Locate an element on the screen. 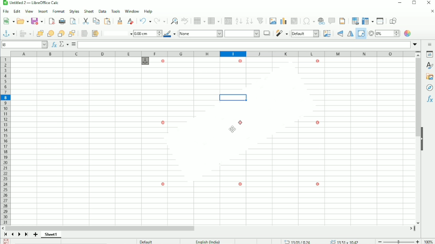 The width and height of the screenshot is (435, 244). Scroll to first sheet is located at coordinates (5, 235).